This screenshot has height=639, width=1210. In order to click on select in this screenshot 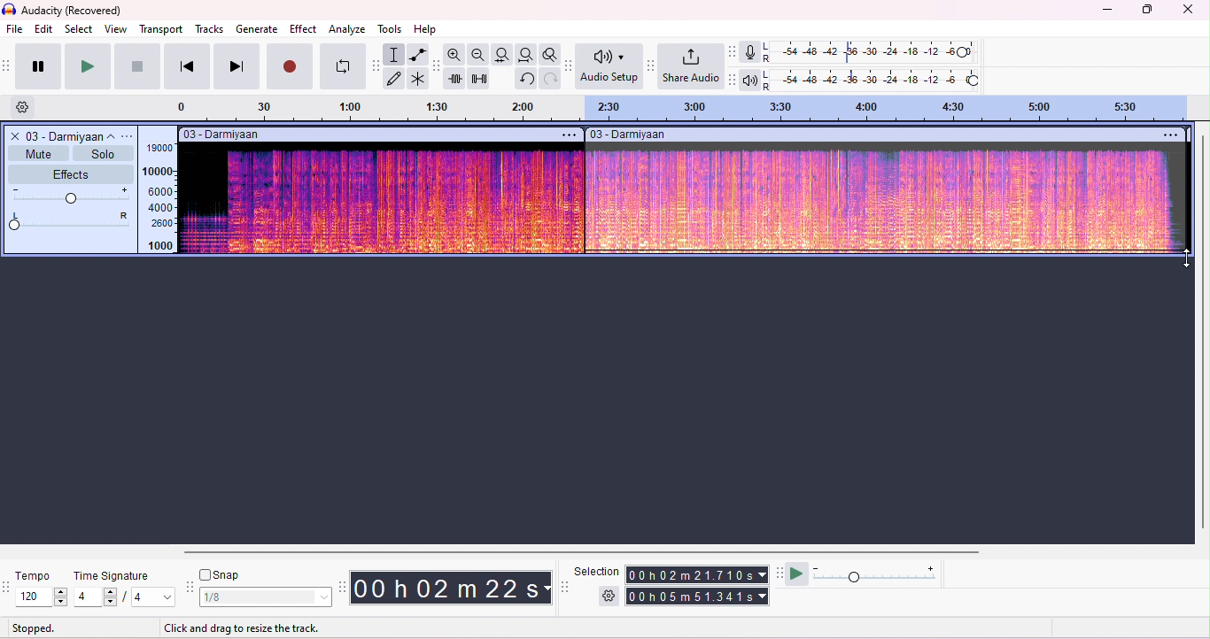, I will do `click(80, 28)`.